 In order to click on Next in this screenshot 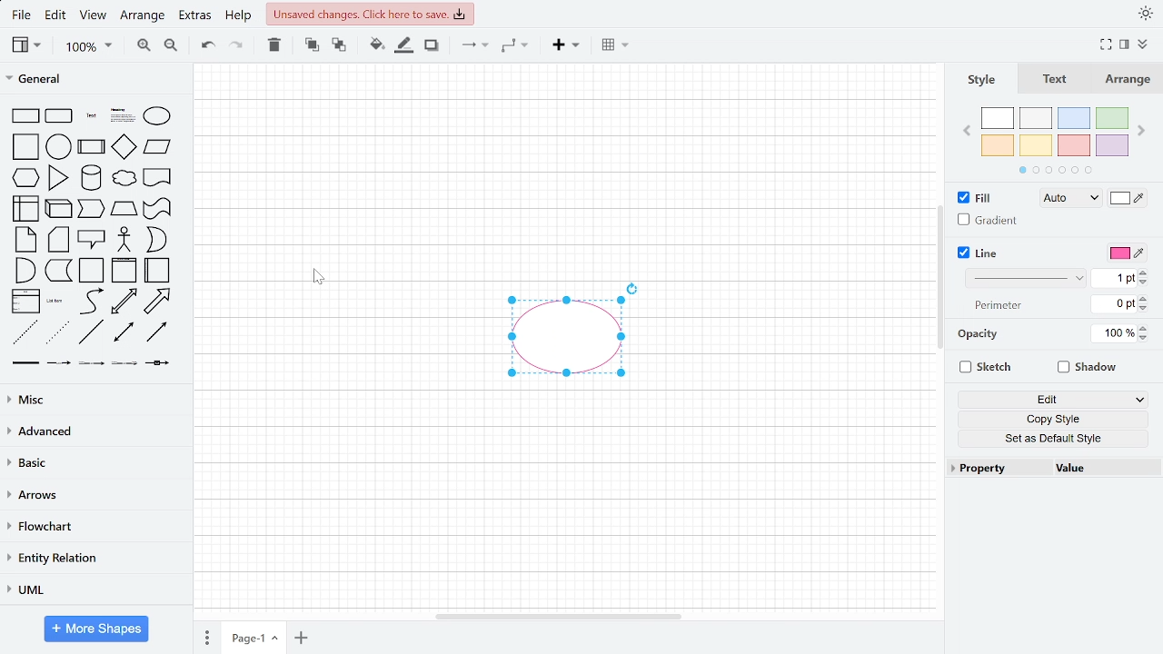, I will do `click(1143, 132)`.